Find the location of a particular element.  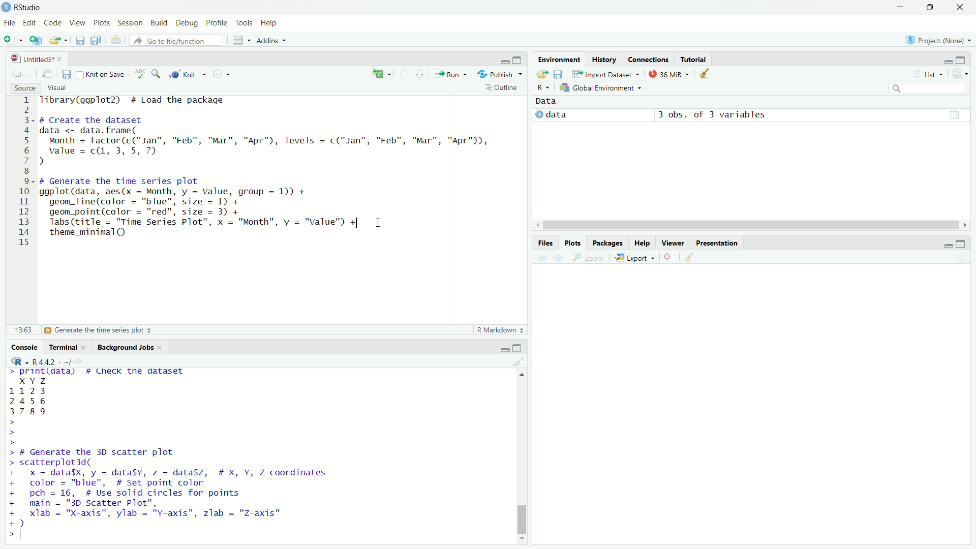

select language is located at coordinates (15, 362).